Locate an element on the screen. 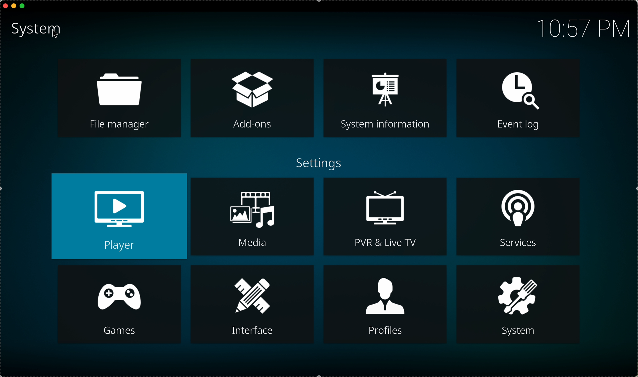 The image size is (638, 377). profiles is located at coordinates (385, 303).